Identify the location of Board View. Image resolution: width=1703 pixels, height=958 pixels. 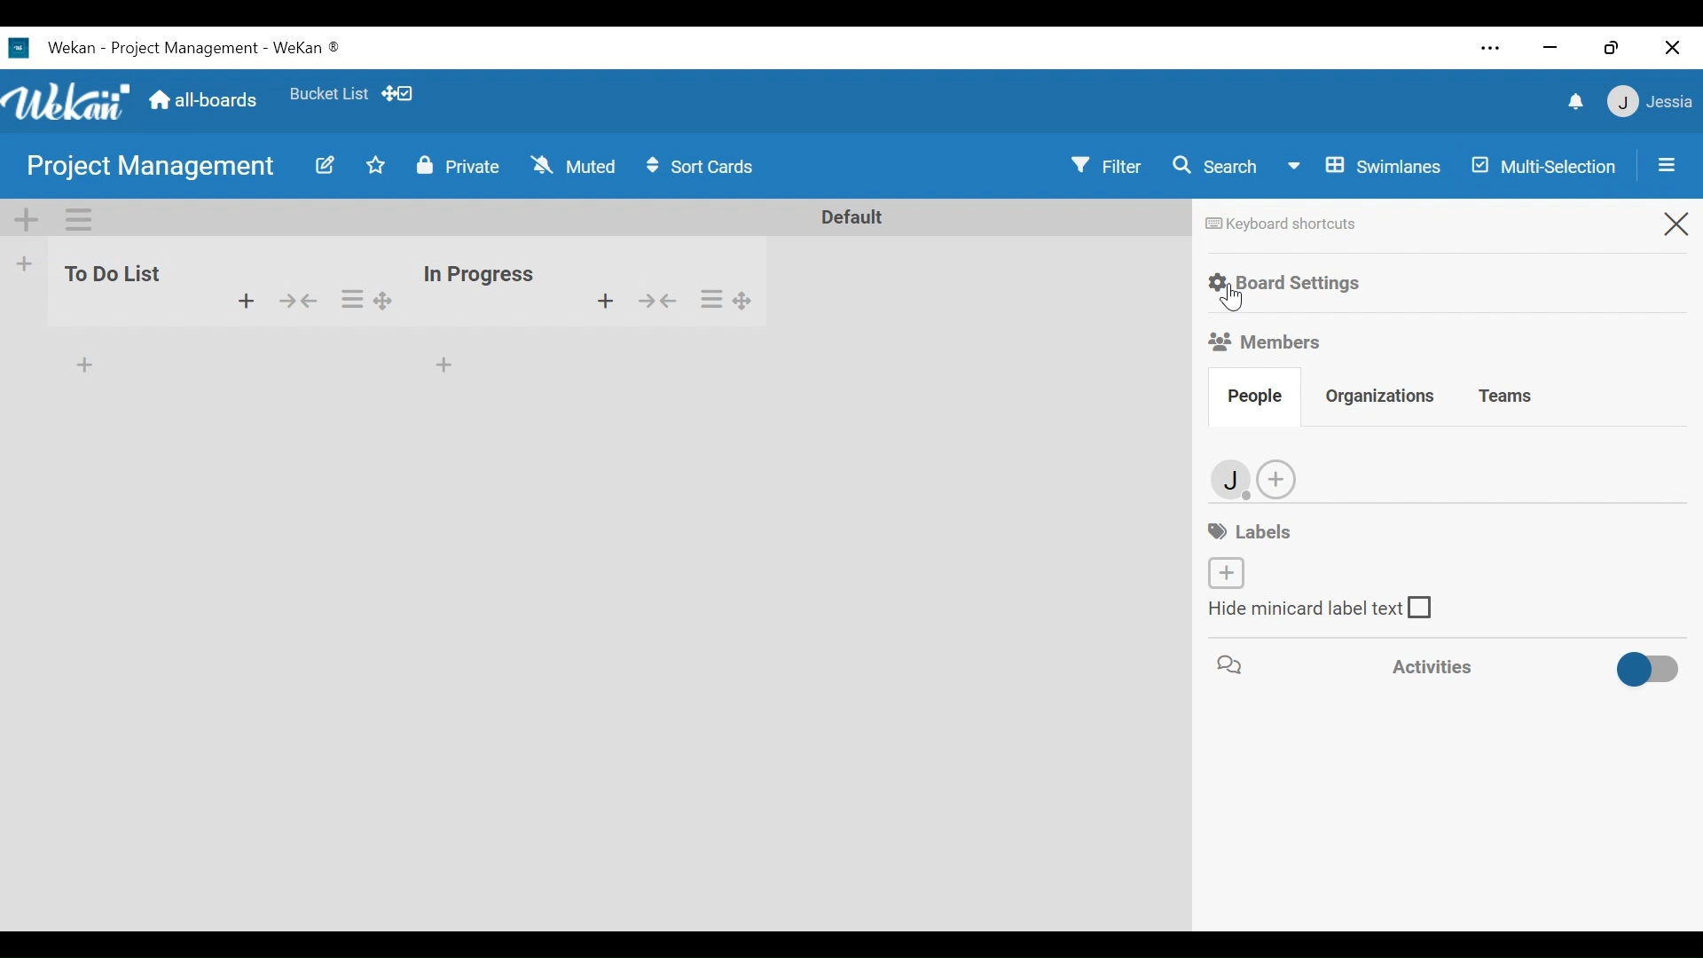
(1367, 168).